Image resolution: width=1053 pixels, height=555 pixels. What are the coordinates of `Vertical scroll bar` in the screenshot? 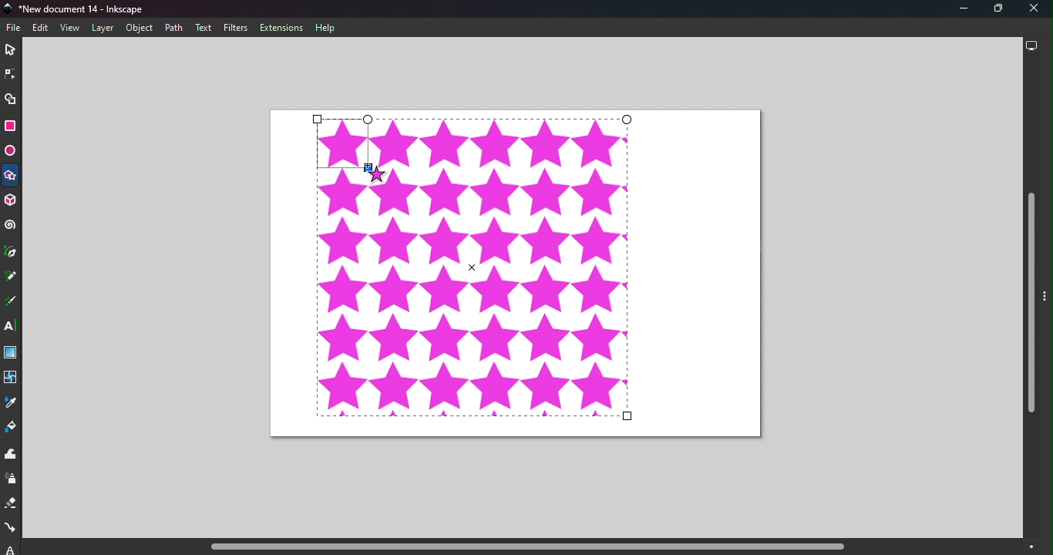 It's located at (1031, 299).